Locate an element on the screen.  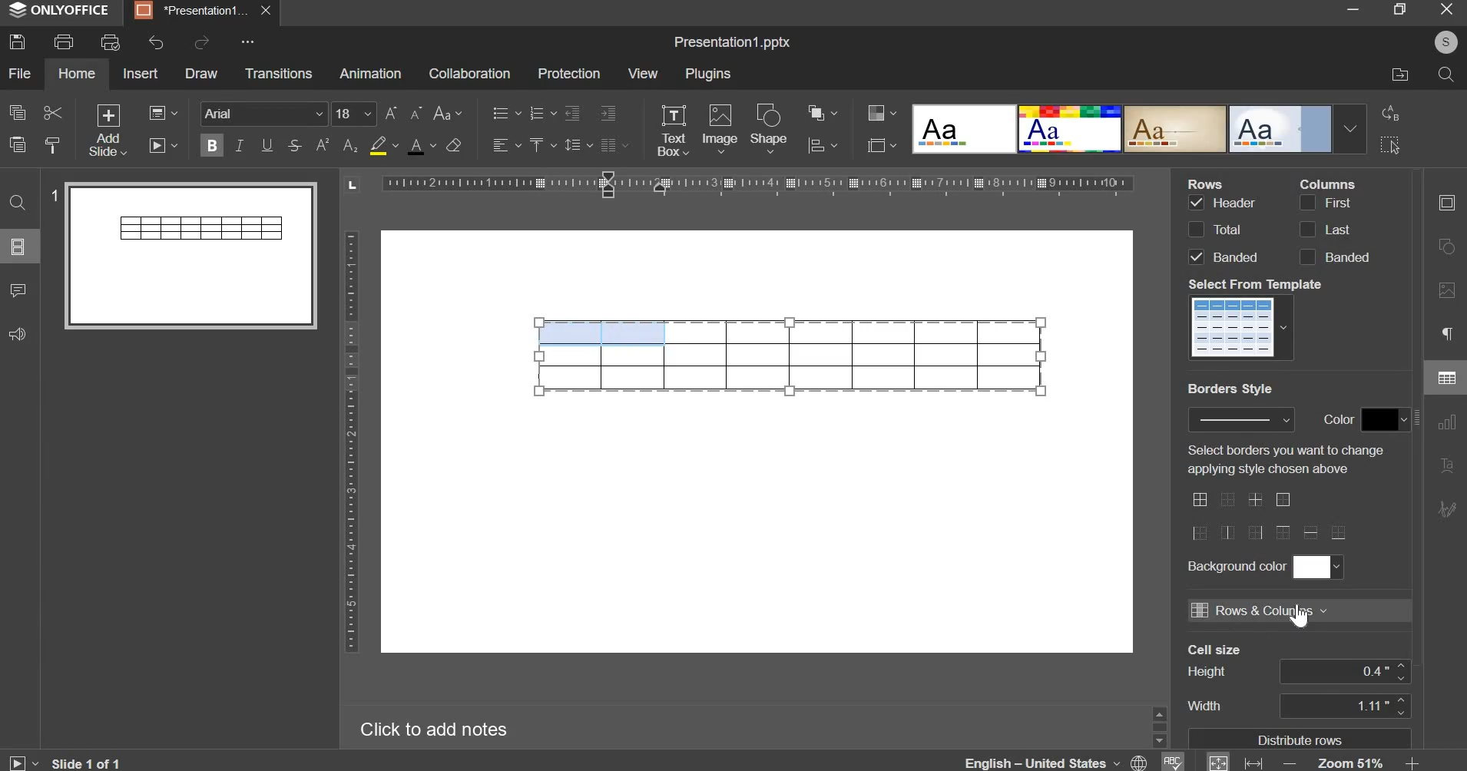
slide menu is located at coordinates (20, 247).